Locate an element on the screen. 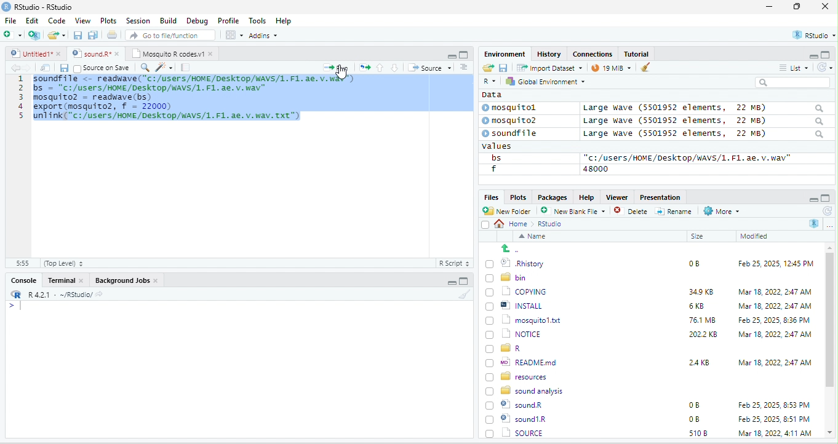 This screenshot has height=444, width=838.  Name is located at coordinates (535, 237).